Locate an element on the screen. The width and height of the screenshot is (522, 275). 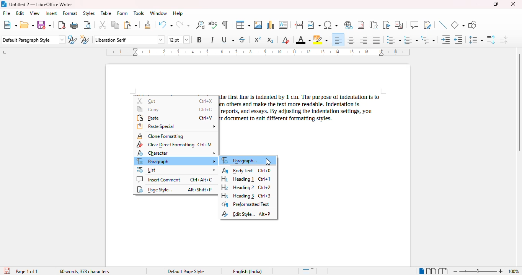
cut is located at coordinates (103, 25).